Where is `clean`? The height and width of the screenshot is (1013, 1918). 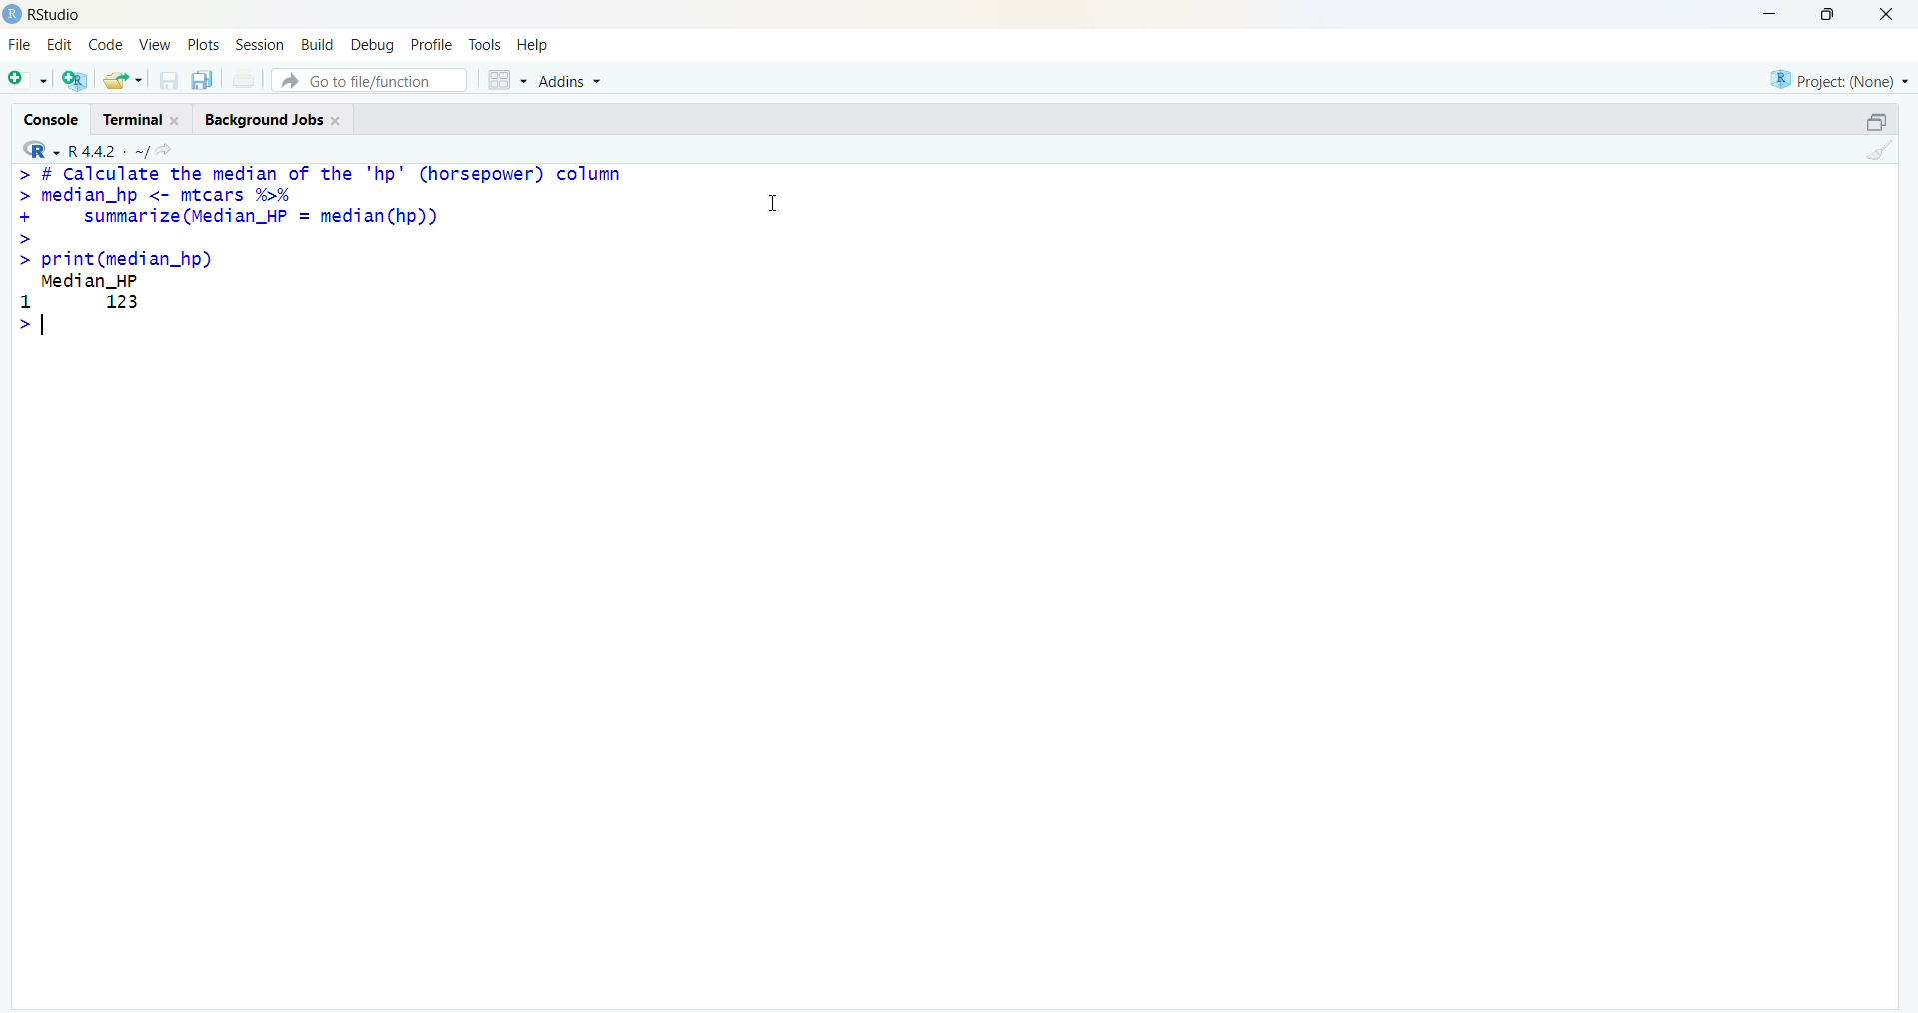
clean is located at coordinates (1879, 150).